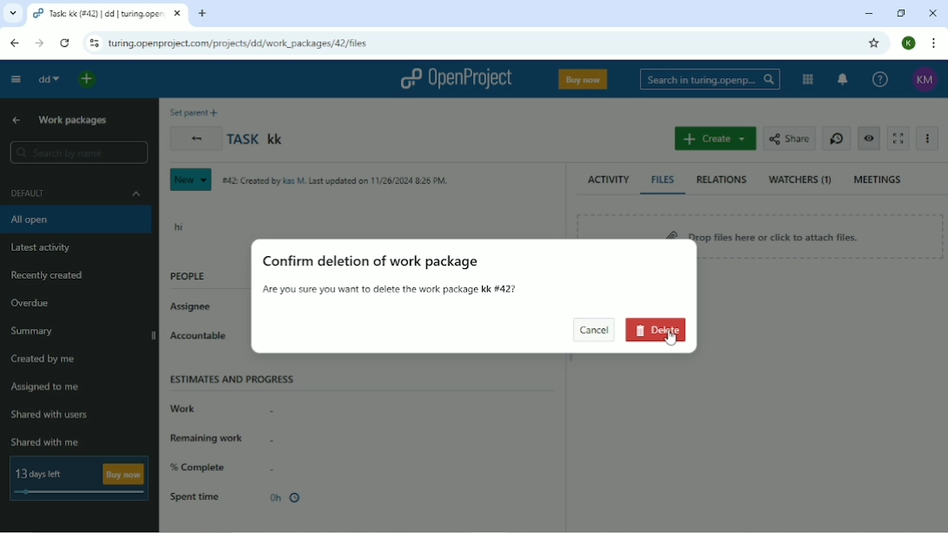  What do you see at coordinates (664, 181) in the screenshot?
I see `Files` at bounding box center [664, 181].